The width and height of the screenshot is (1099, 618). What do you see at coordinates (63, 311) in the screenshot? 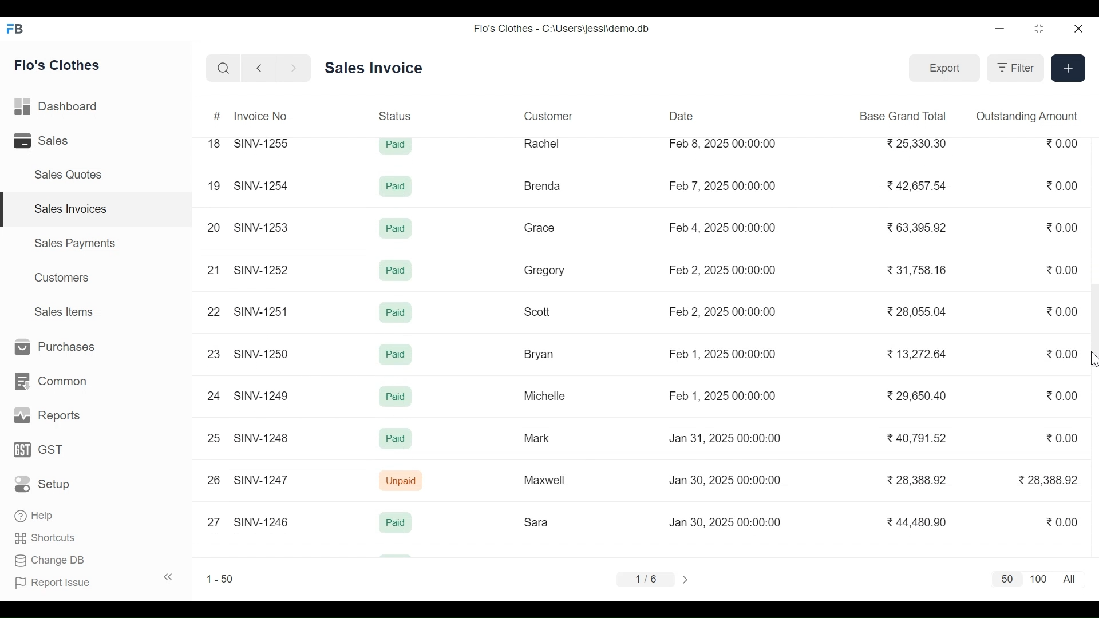
I see `Sales Items` at bounding box center [63, 311].